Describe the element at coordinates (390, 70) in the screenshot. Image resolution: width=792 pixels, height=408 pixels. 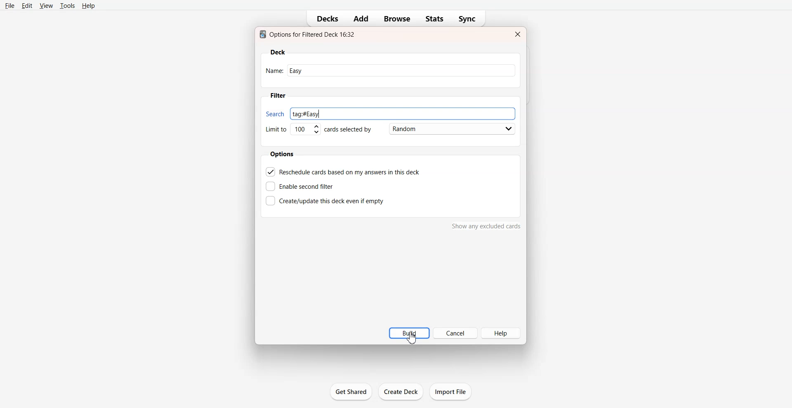
I see `Enter Name` at that location.